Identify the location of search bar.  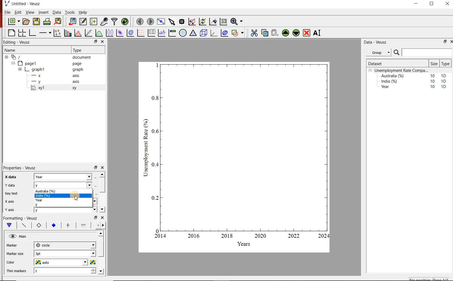
(422, 52).